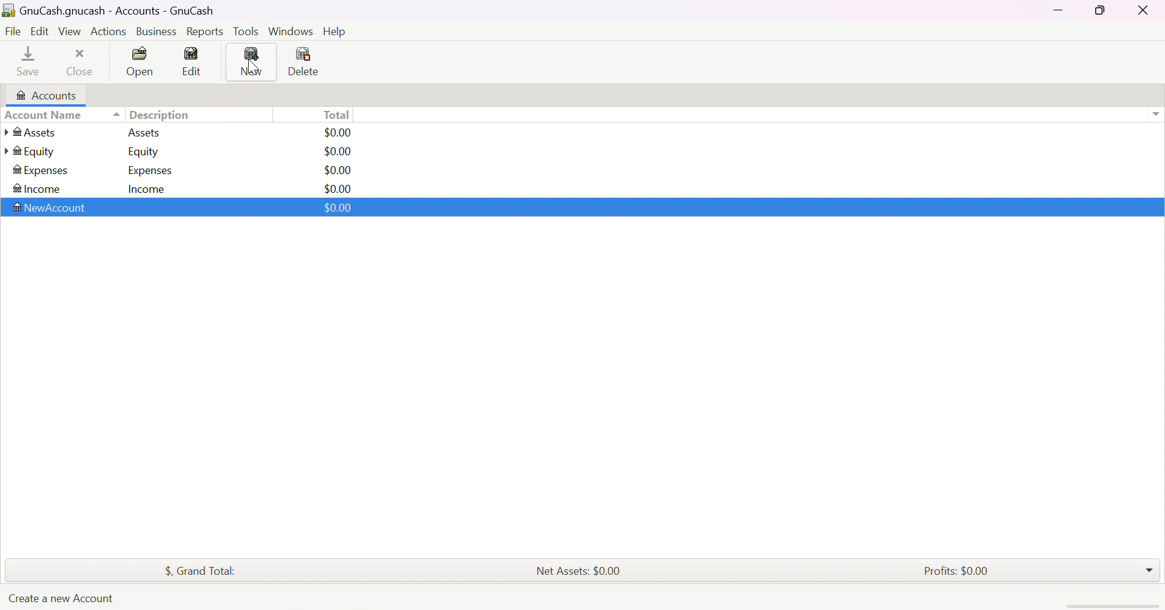 Image resolution: width=1165 pixels, height=610 pixels. Describe the element at coordinates (960, 571) in the screenshot. I see `Profits: $0.00` at that location.